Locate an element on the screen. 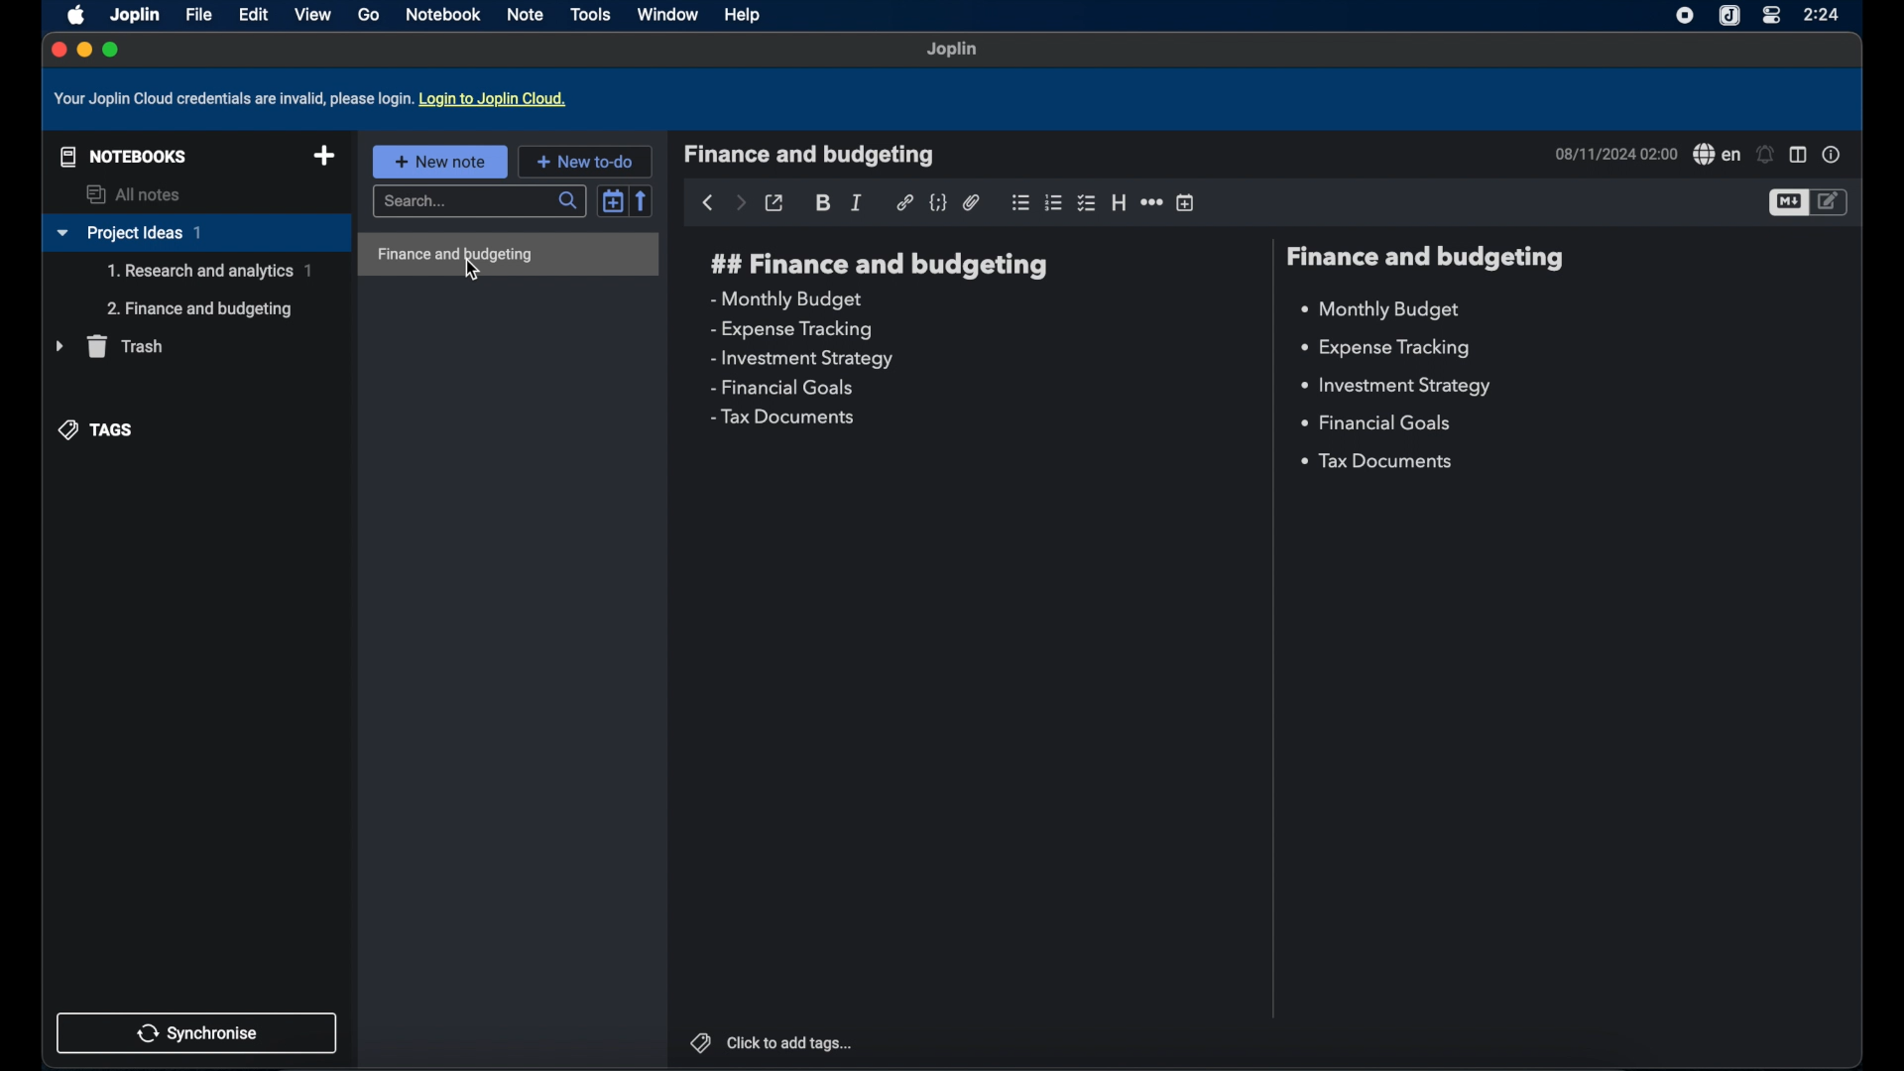 Image resolution: width=1904 pixels, height=1071 pixels. control center is located at coordinates (1770, 16).